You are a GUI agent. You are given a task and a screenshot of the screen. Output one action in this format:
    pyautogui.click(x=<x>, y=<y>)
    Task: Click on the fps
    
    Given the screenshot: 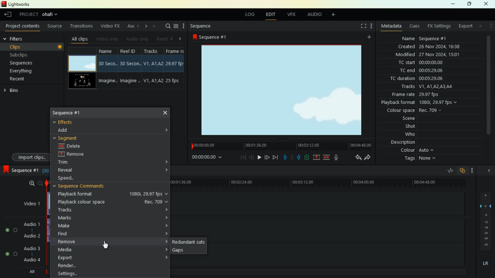 What is the action you would take?
    pyautogui.click(x=177, y=68)
    